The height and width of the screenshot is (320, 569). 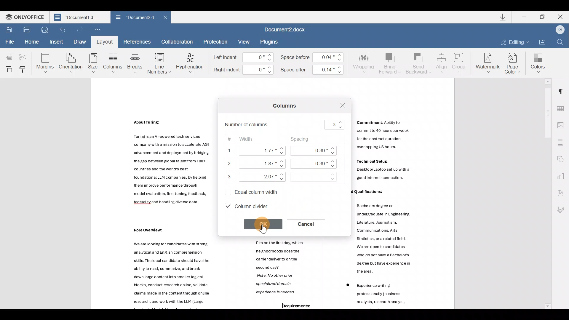 I want to click on Account name, so click(x=560, y=30).